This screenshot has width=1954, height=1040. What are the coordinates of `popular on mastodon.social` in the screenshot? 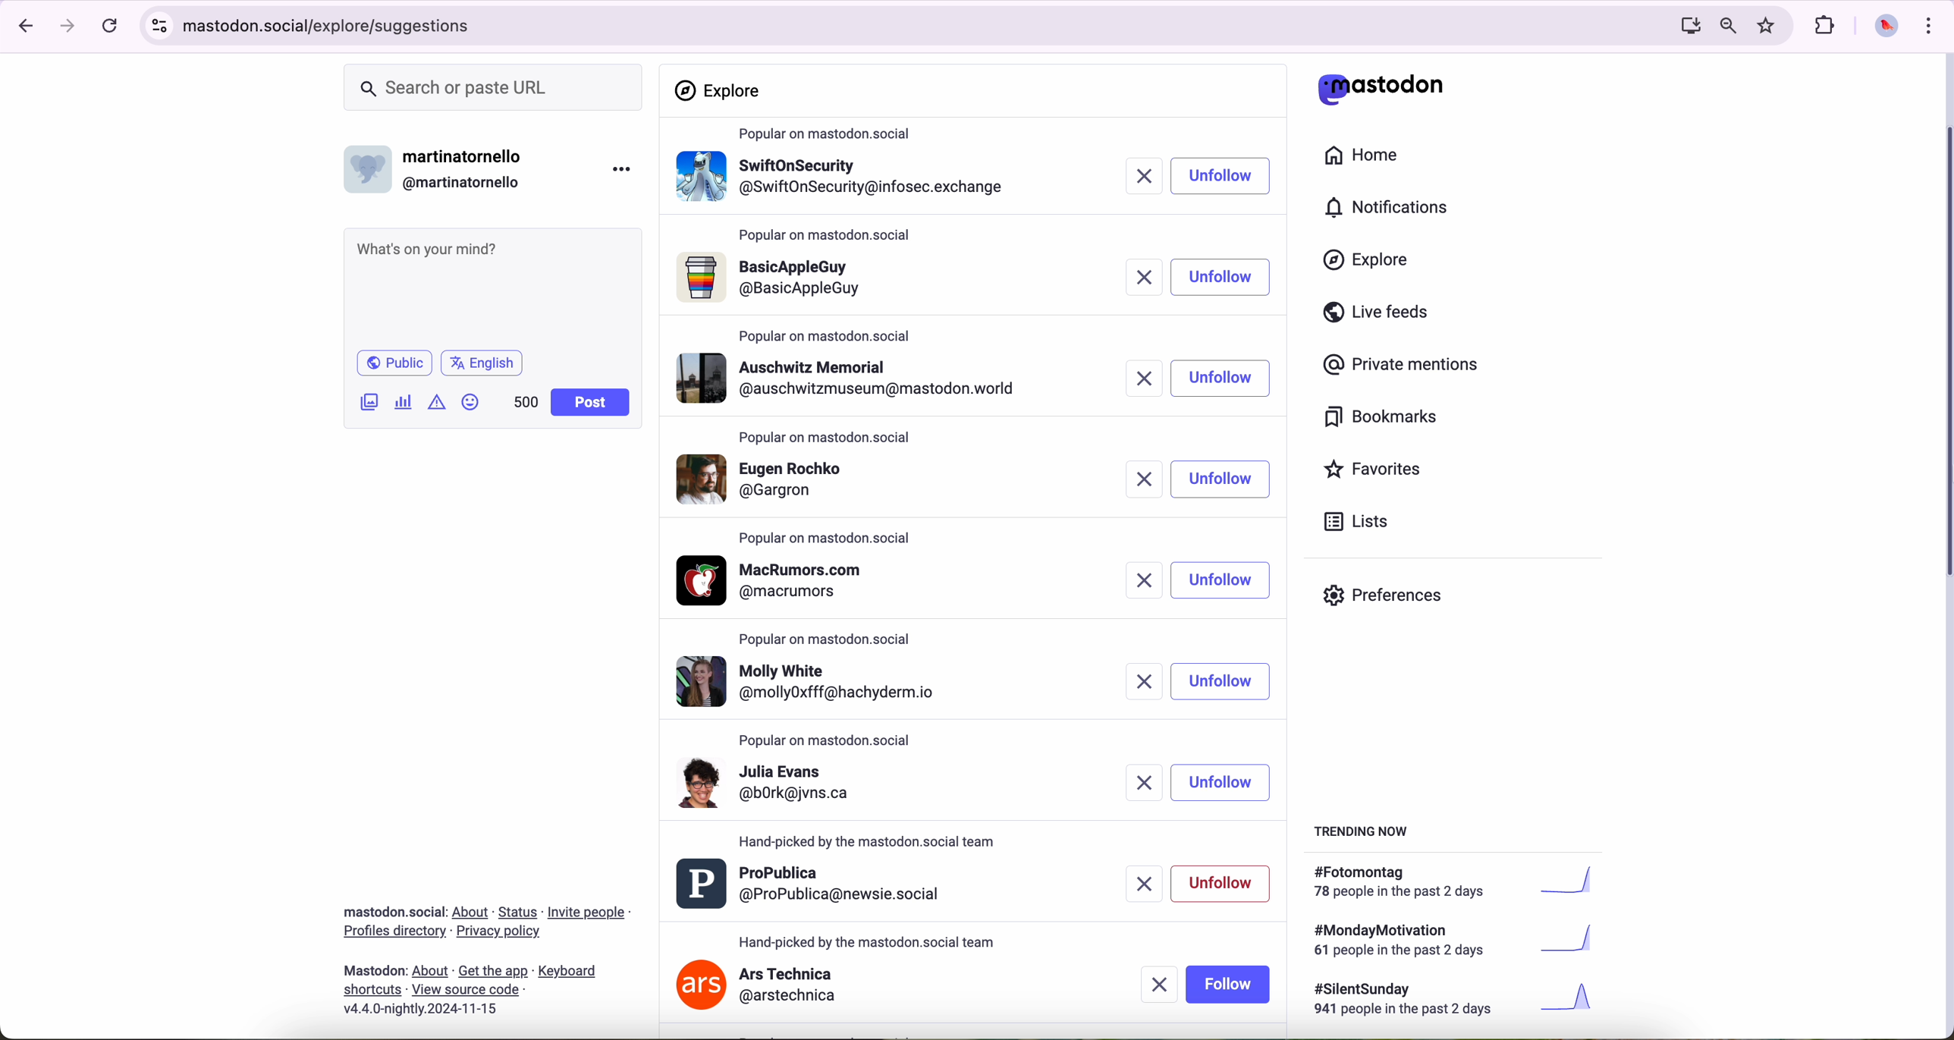 It's located at (831, 642).